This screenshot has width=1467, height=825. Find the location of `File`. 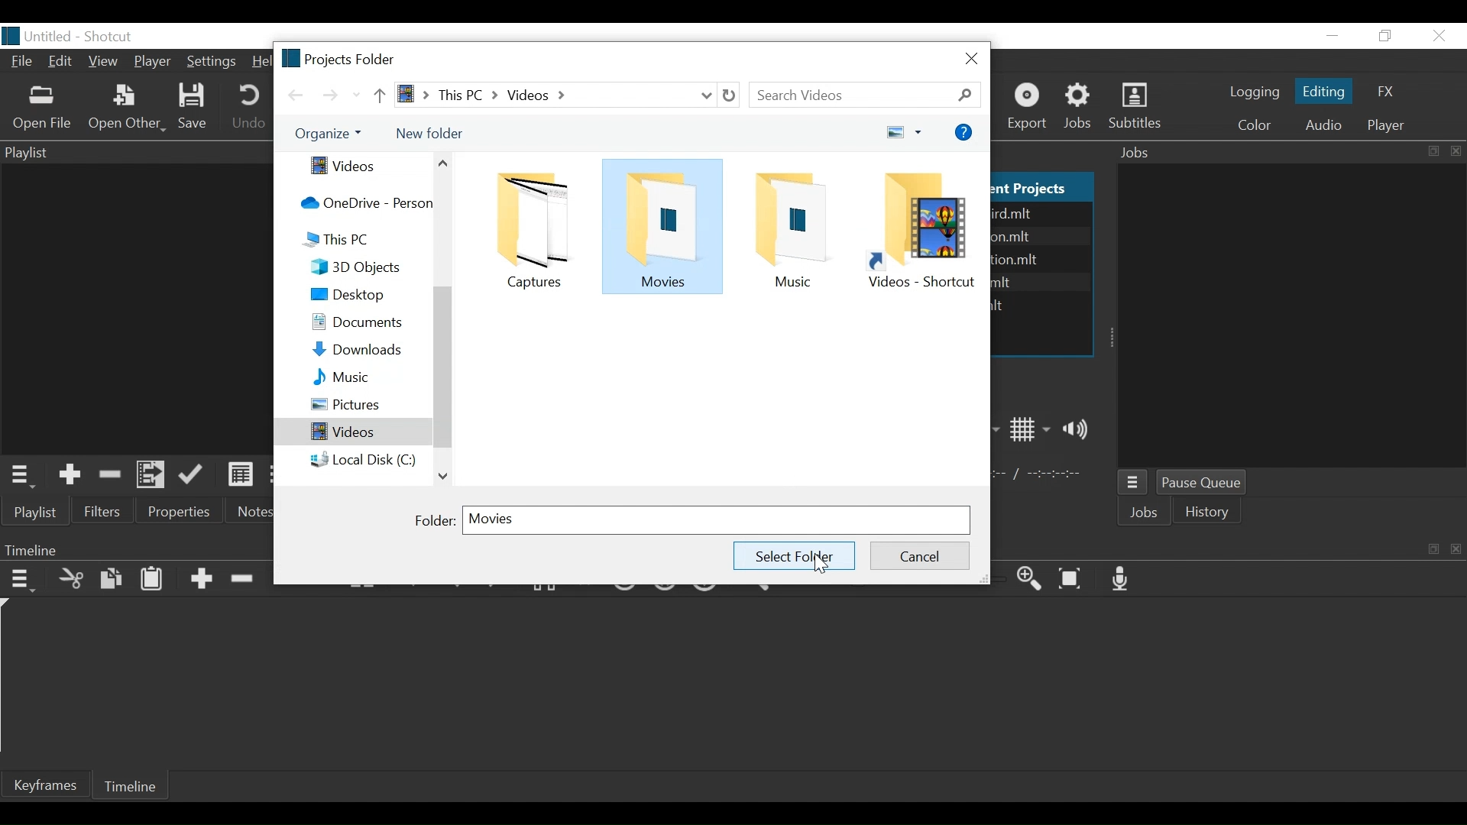

File is located at coordinates (22, 63).